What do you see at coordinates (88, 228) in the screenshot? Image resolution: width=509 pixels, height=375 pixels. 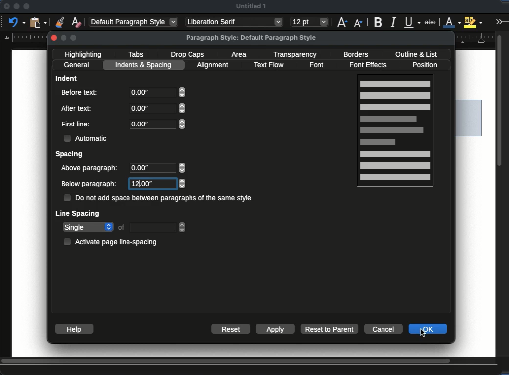 I see `single` at bounding box center [88, 228].